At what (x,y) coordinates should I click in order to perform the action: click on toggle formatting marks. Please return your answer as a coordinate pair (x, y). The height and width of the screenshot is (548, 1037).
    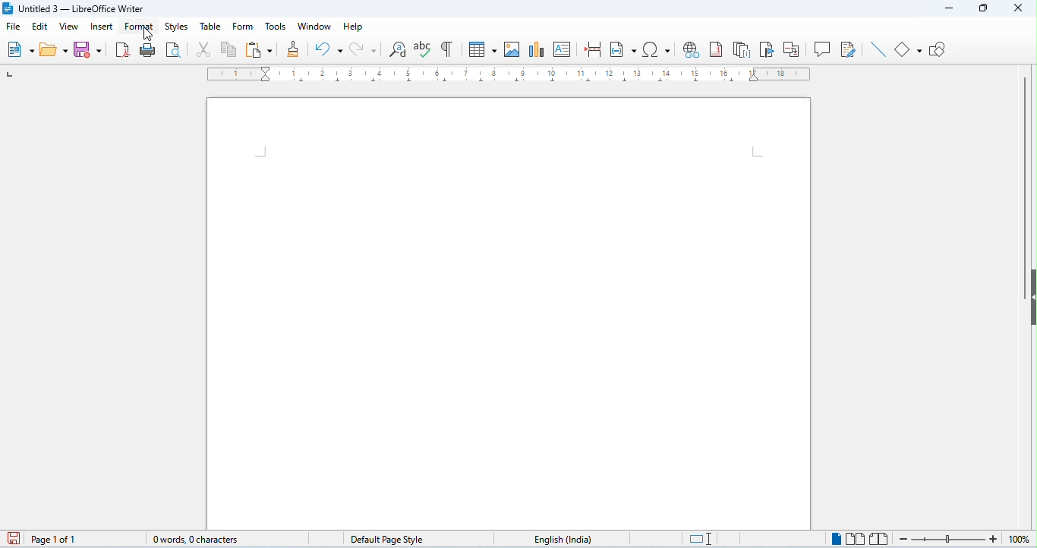
    Looking at the image, I should click on (446, 48).